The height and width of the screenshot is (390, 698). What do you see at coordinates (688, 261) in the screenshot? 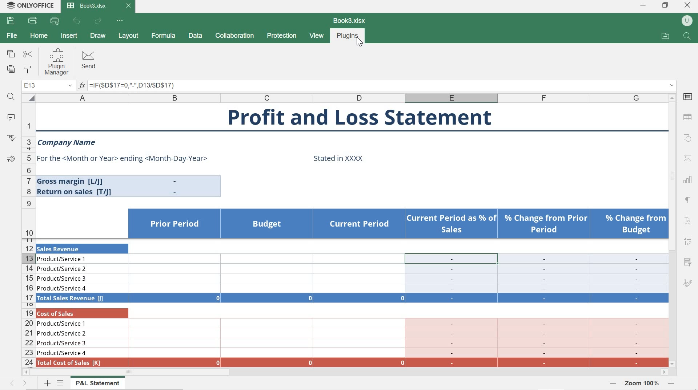
I see `slicer` at bounding box center [688, 261].